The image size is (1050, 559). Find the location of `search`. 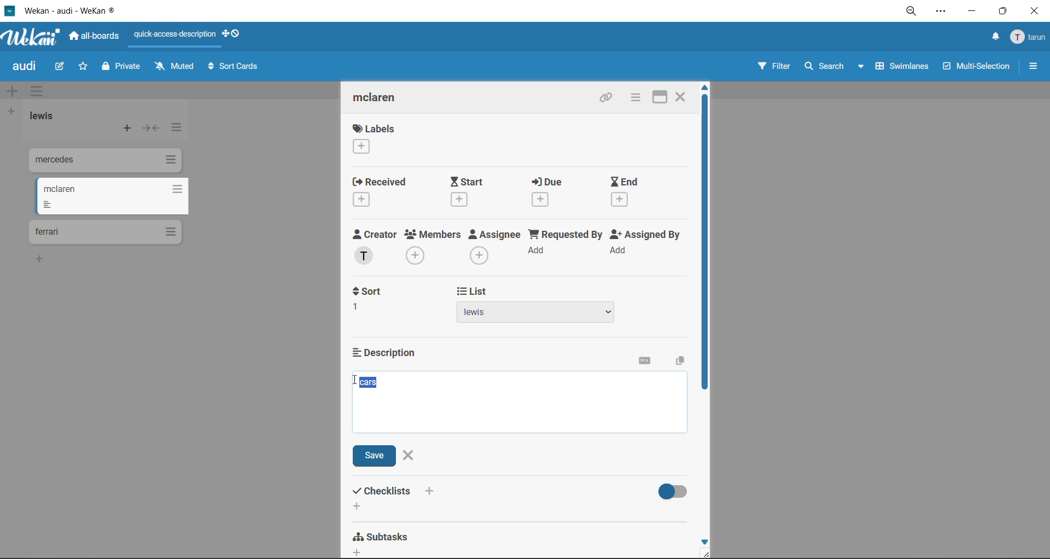

search is located at coordinates (836, 67).